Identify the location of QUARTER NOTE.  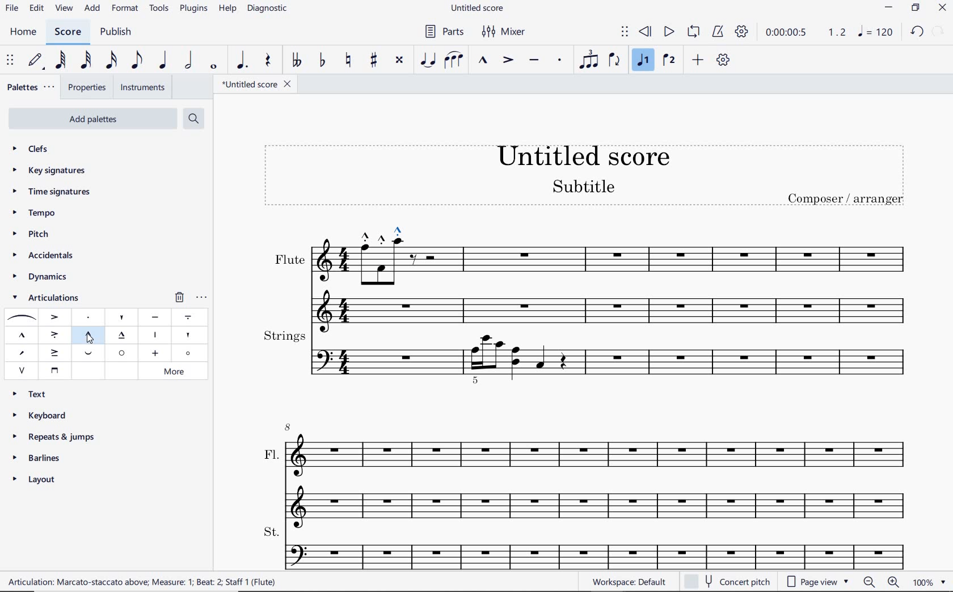
(163, 62).